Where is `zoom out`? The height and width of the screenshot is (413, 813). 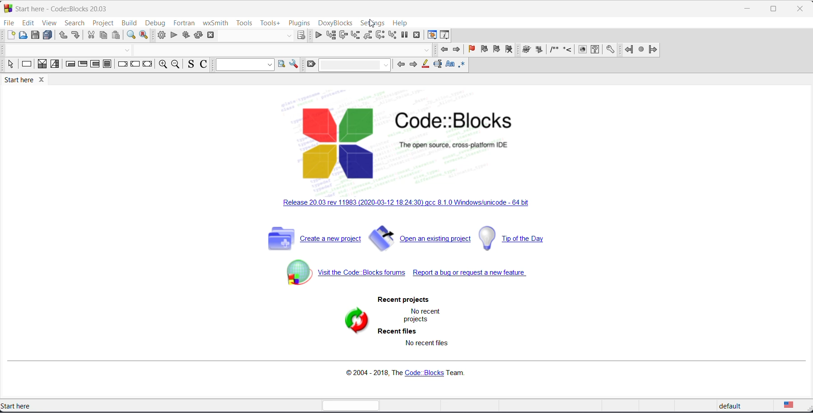 zoom out is located at coordinates (163, 64).